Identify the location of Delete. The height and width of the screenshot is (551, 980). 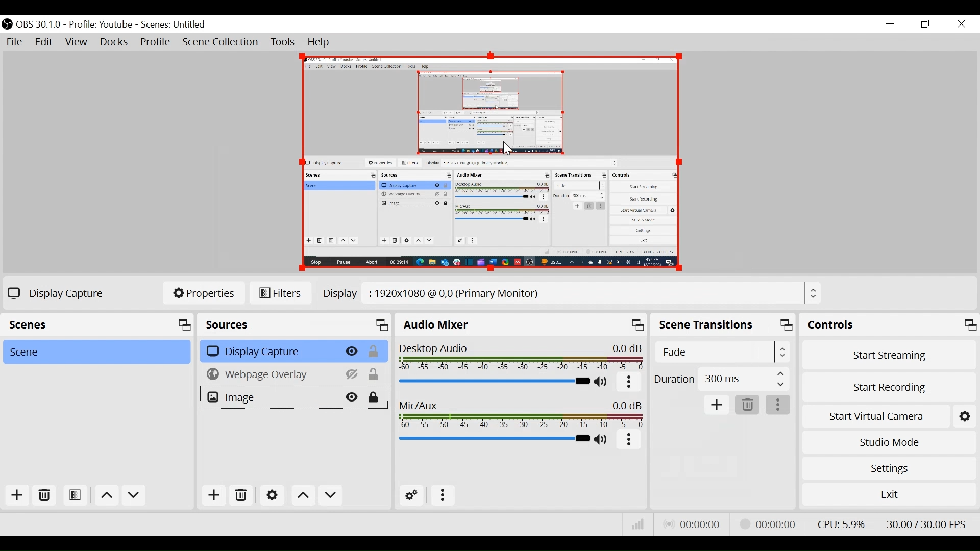
(243, 494).